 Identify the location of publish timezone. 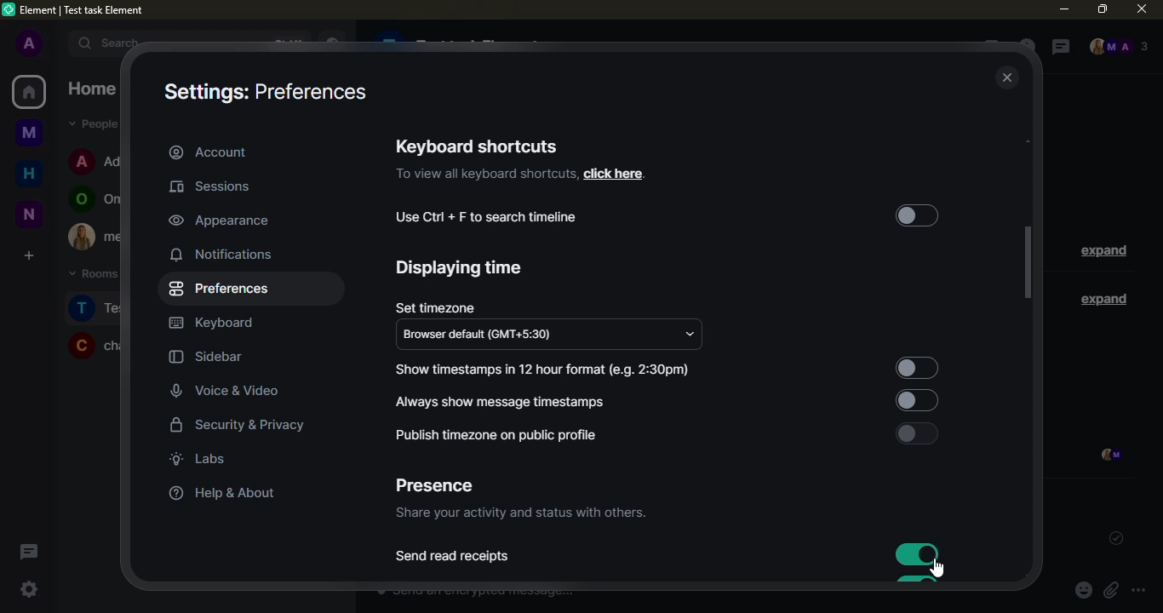
(494, 435).